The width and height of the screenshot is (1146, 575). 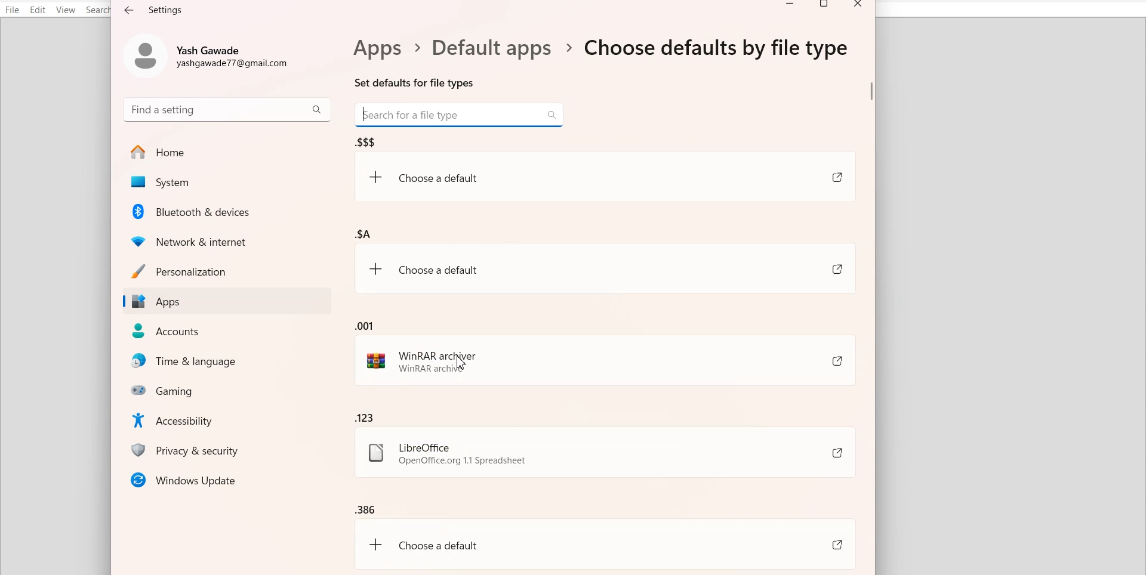 What do you see at coordinates (596, 62) in the screenshot?
I see `Text` at bounding box center [596, 62].